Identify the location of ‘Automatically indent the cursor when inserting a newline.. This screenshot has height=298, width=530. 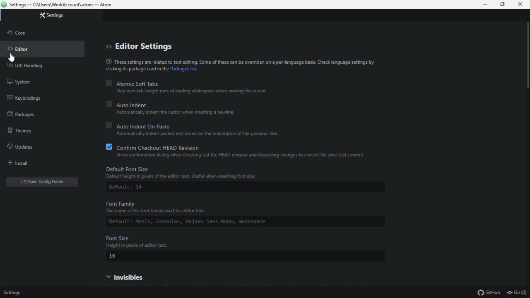
(181, 113).